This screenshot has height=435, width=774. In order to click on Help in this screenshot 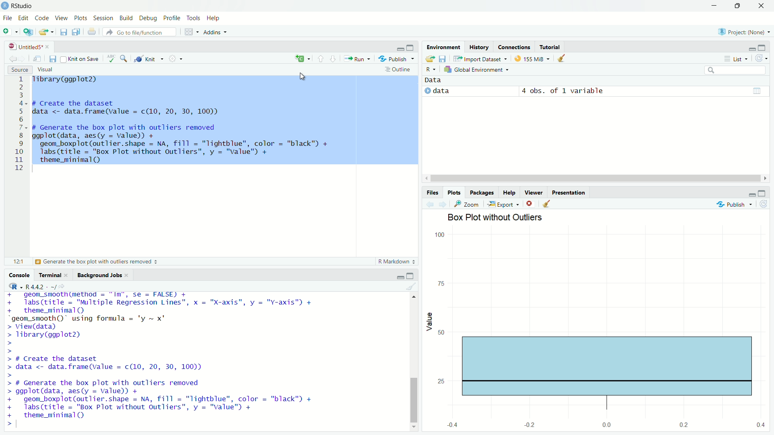, I will do `click(508, 192)`.